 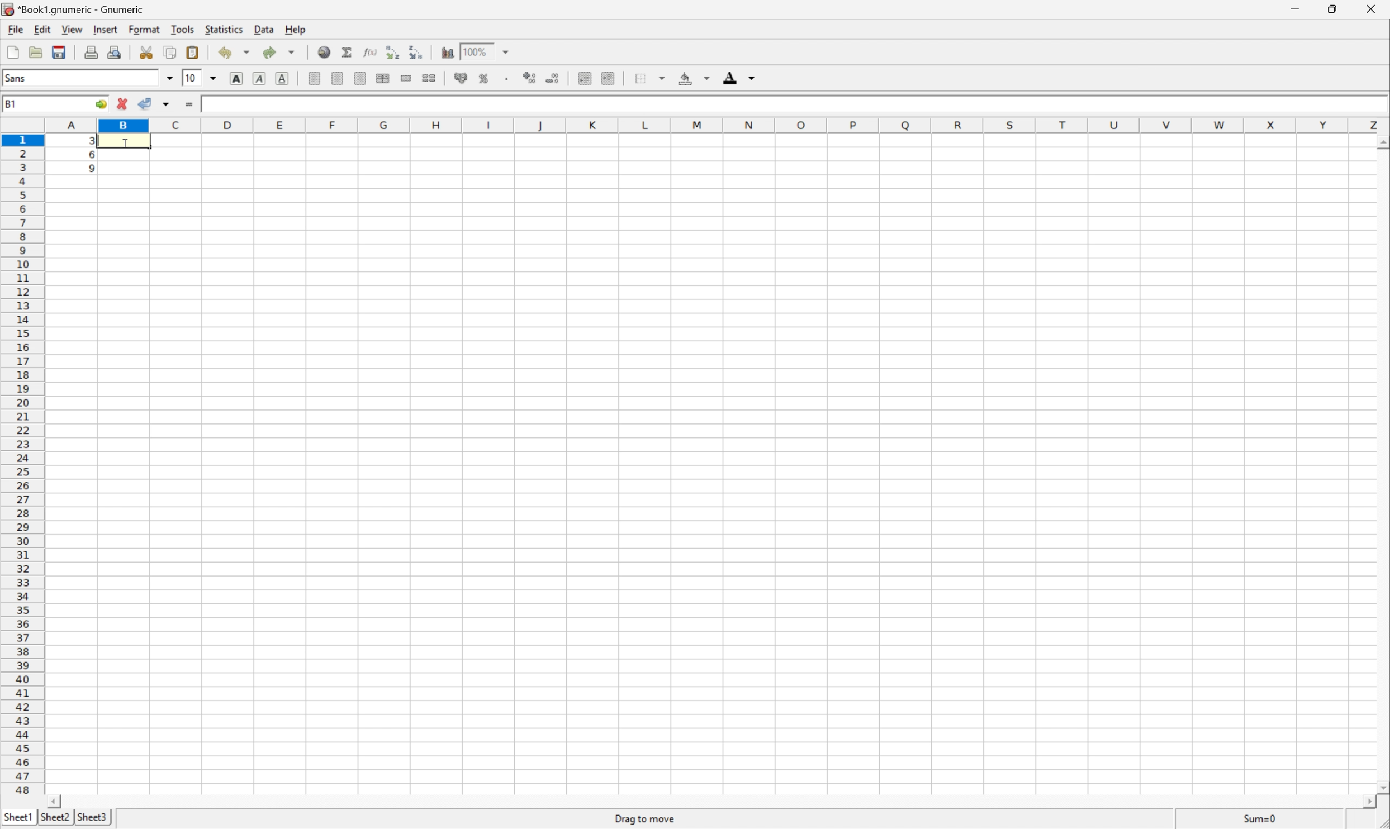 I want to click on Increase indent, and align the contents to the left, so click(x=609, y=78).